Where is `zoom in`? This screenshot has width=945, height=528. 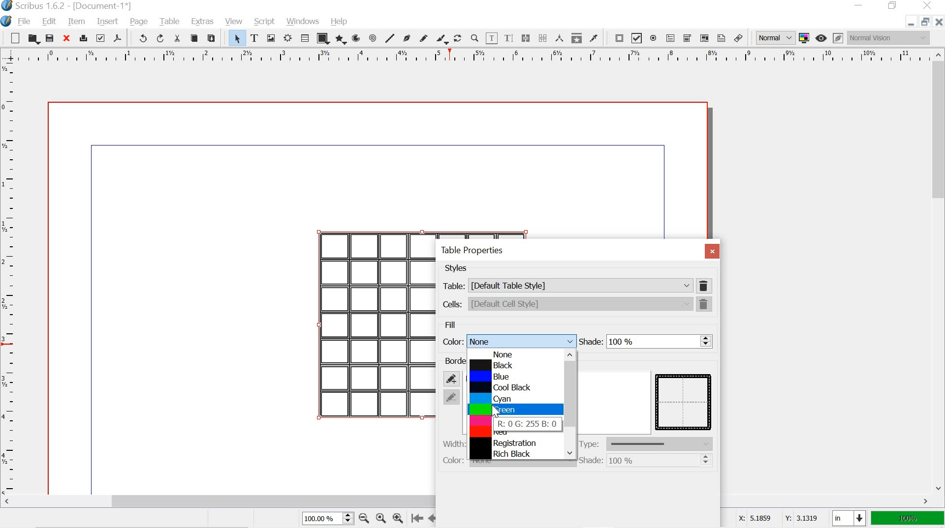
zoom in is located at coordinates (398, 518).